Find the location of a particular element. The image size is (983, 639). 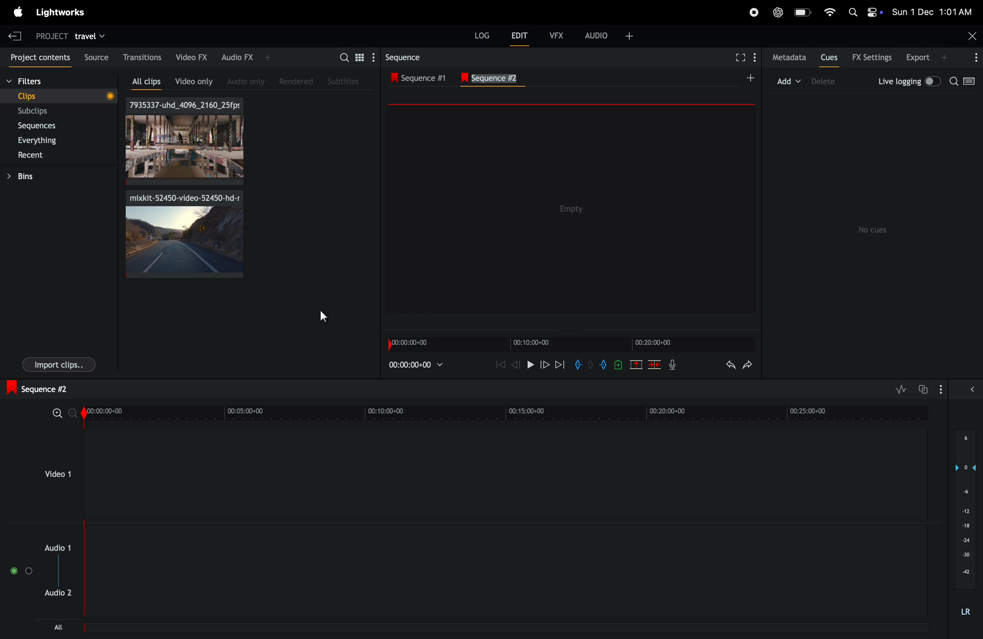

Audio is located at coordinates (19, 571).